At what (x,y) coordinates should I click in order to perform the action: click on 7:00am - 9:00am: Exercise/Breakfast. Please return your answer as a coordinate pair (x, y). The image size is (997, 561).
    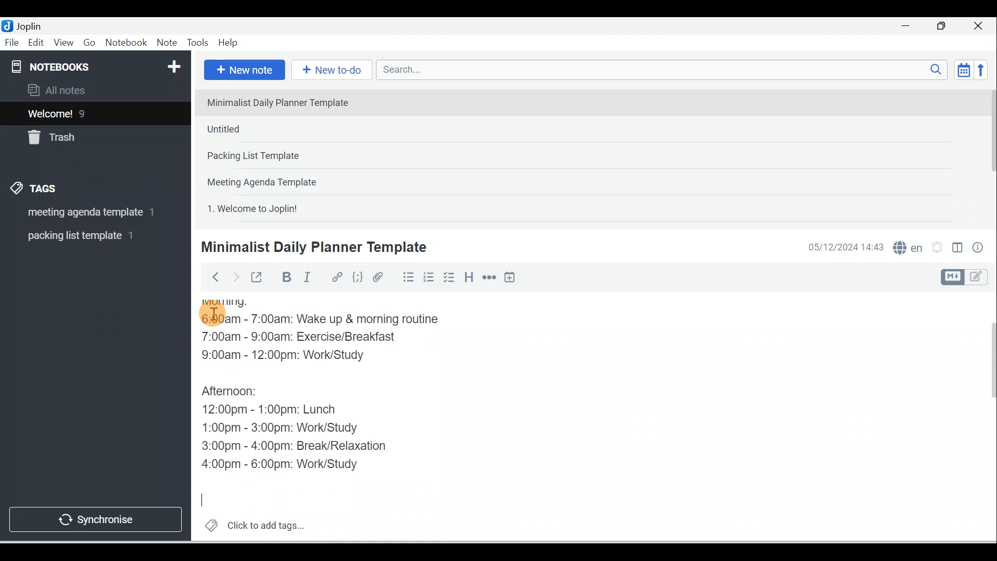
    Looking at the image, I should click on (311, 338).